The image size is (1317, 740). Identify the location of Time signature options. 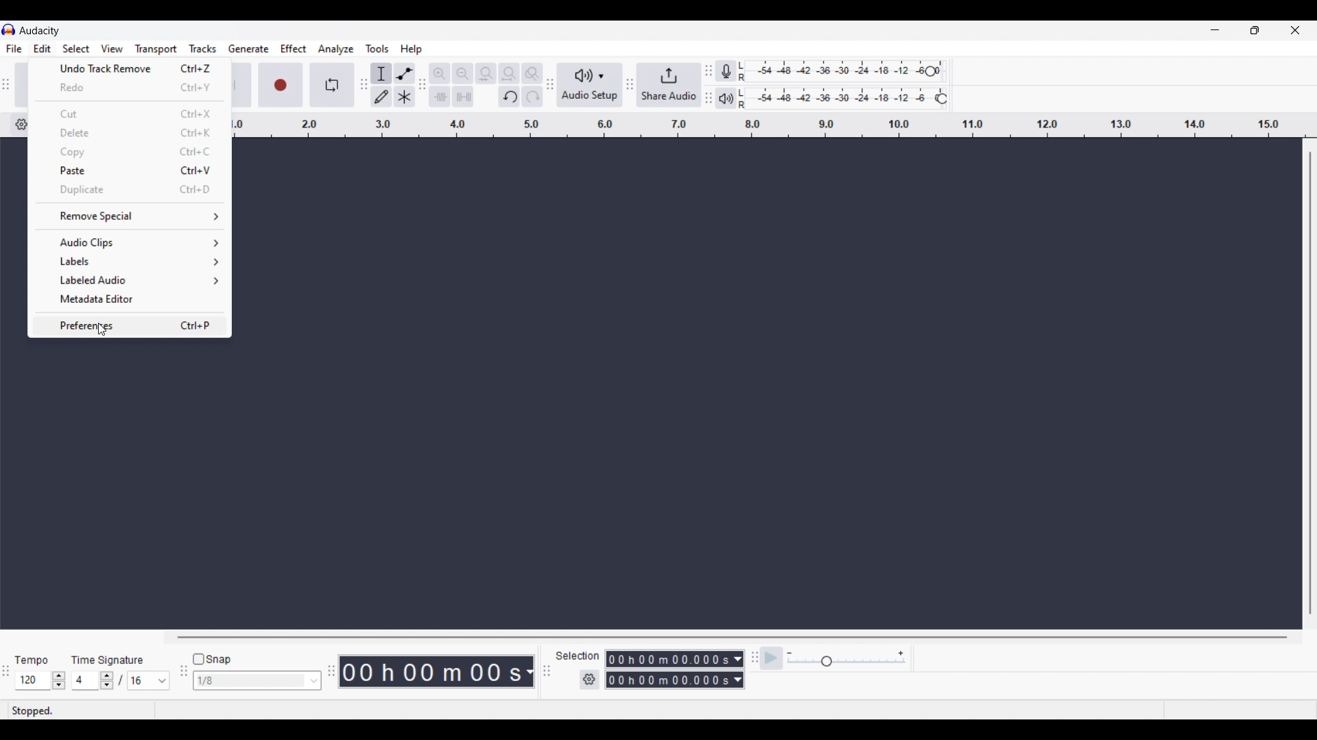
(163, 681).